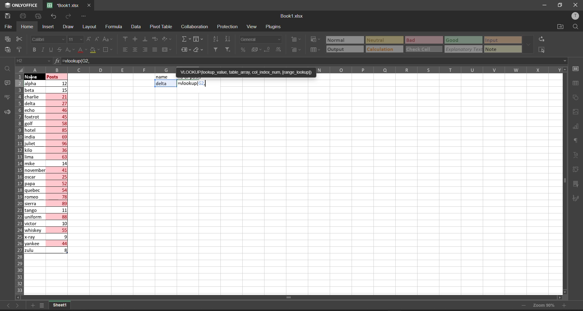 This screenshot has height=311, width=583. Describe the element at coordinates (76, 39) in the screenshot. I see `font size` at that location.